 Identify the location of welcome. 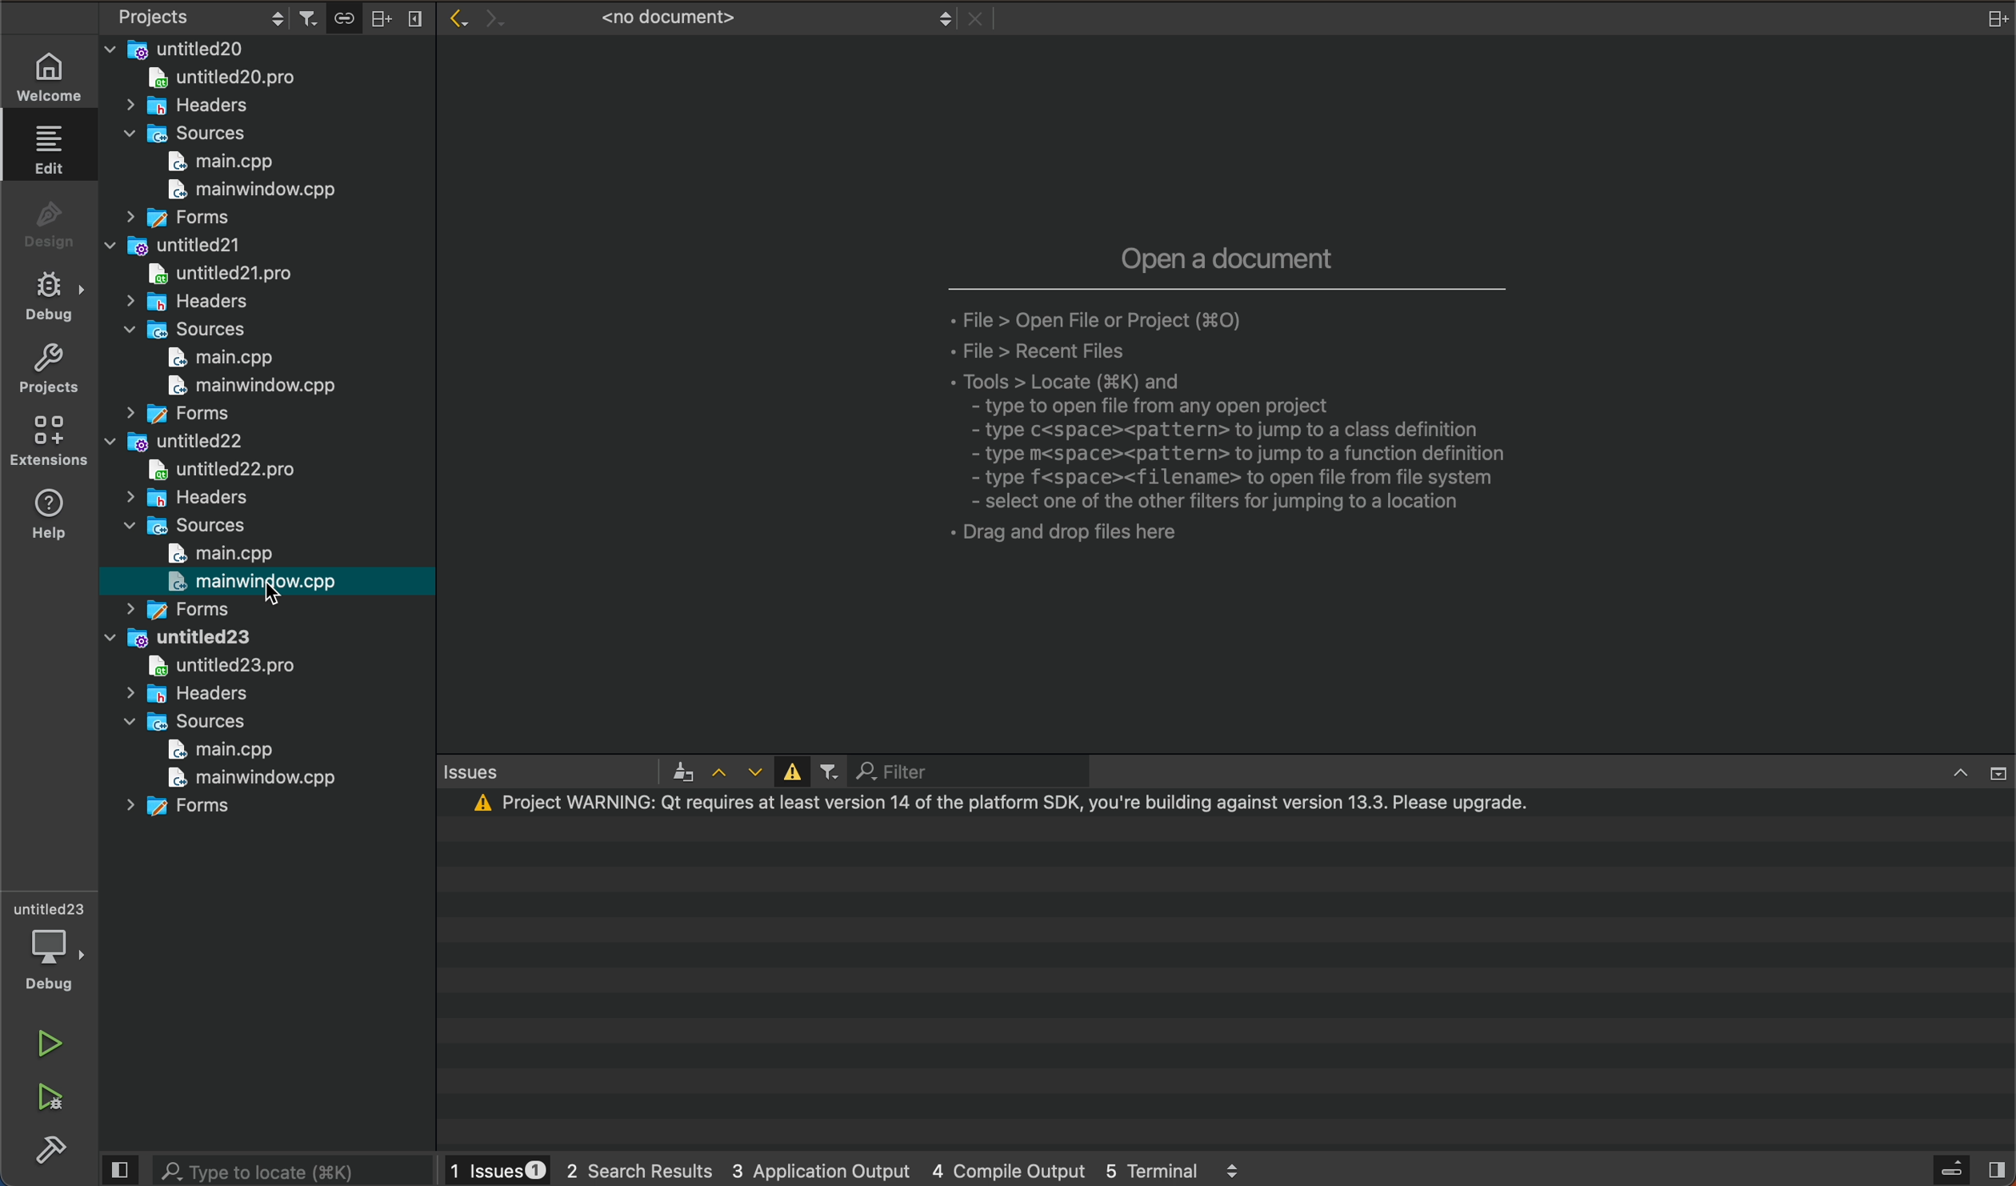
(48, 72).